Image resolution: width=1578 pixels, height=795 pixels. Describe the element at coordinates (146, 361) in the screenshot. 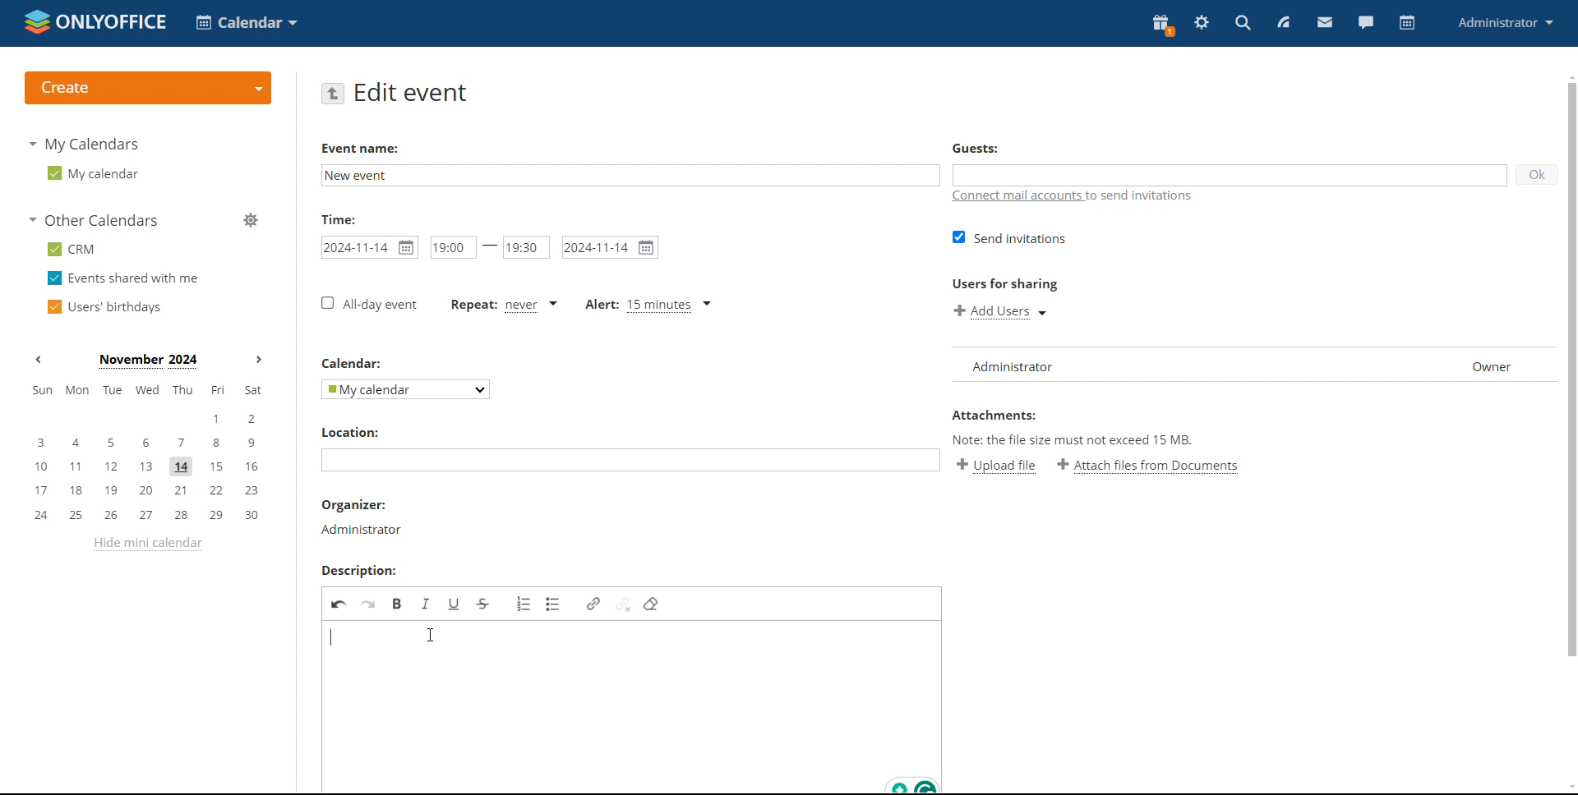

I see `current month` at that location.